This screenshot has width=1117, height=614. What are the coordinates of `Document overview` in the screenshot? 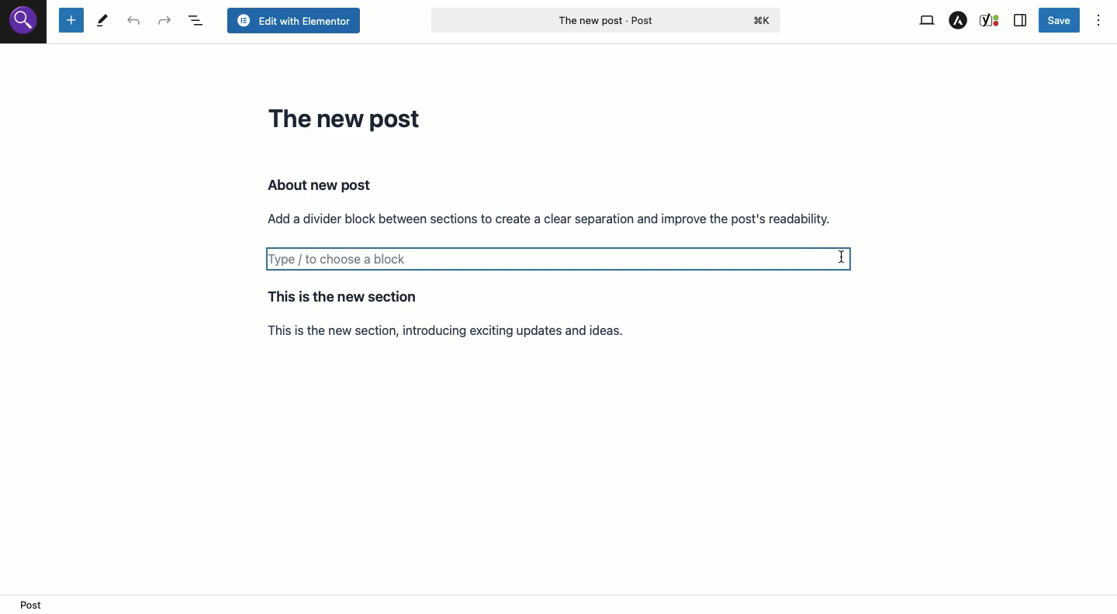 It's located at (198, 21).